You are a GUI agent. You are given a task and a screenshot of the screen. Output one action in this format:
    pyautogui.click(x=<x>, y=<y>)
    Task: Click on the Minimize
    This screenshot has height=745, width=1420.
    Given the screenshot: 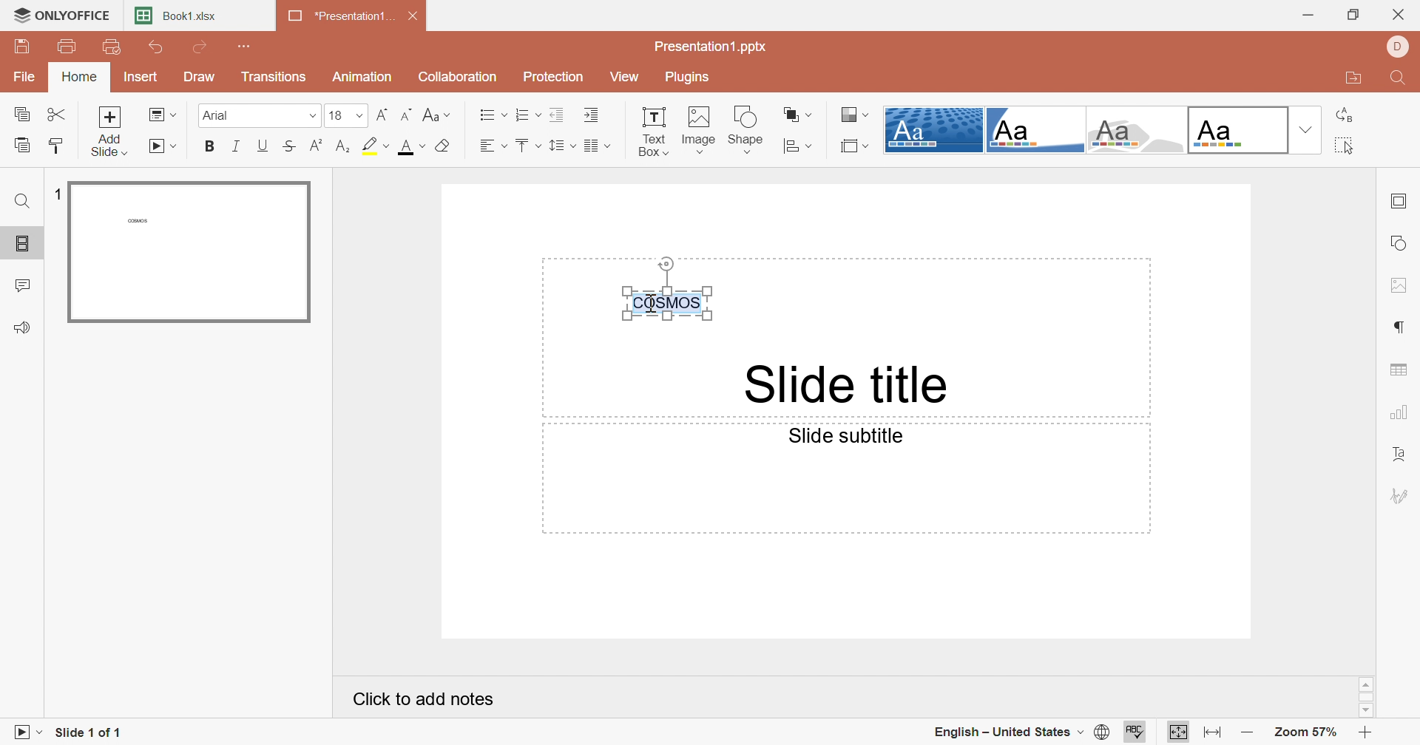 What is the action you would take?
    pyautogui.click(x=1309, y=16)
    